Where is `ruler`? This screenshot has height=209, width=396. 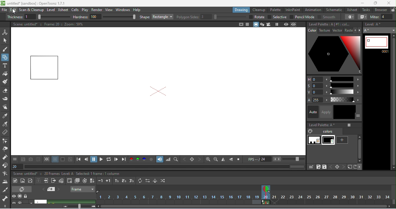 ruler is located at coordinates (5, 132).